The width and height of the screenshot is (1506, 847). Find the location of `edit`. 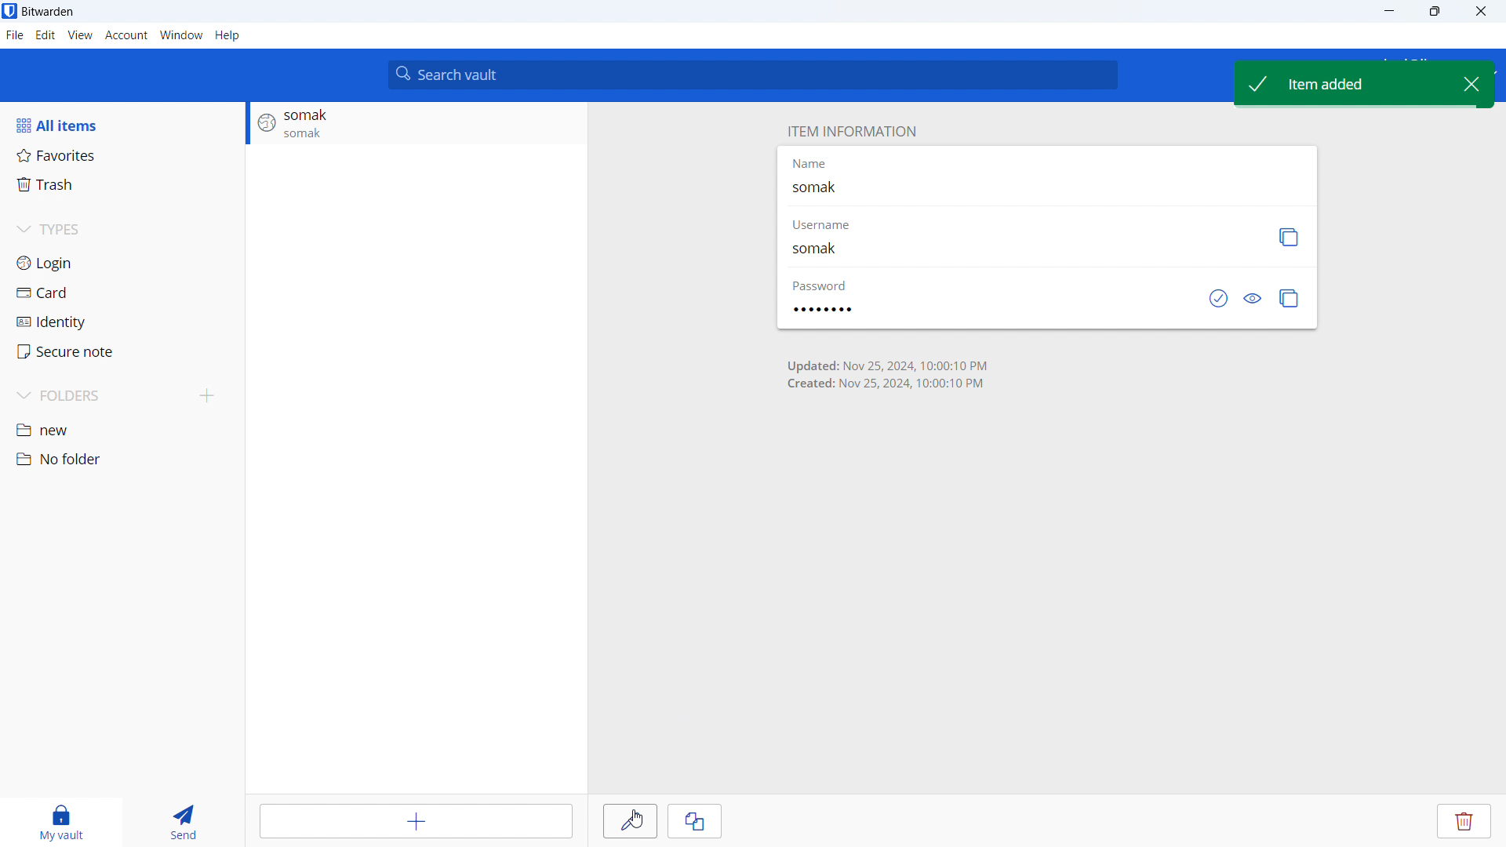

edit is located at coordinates (630, 821).